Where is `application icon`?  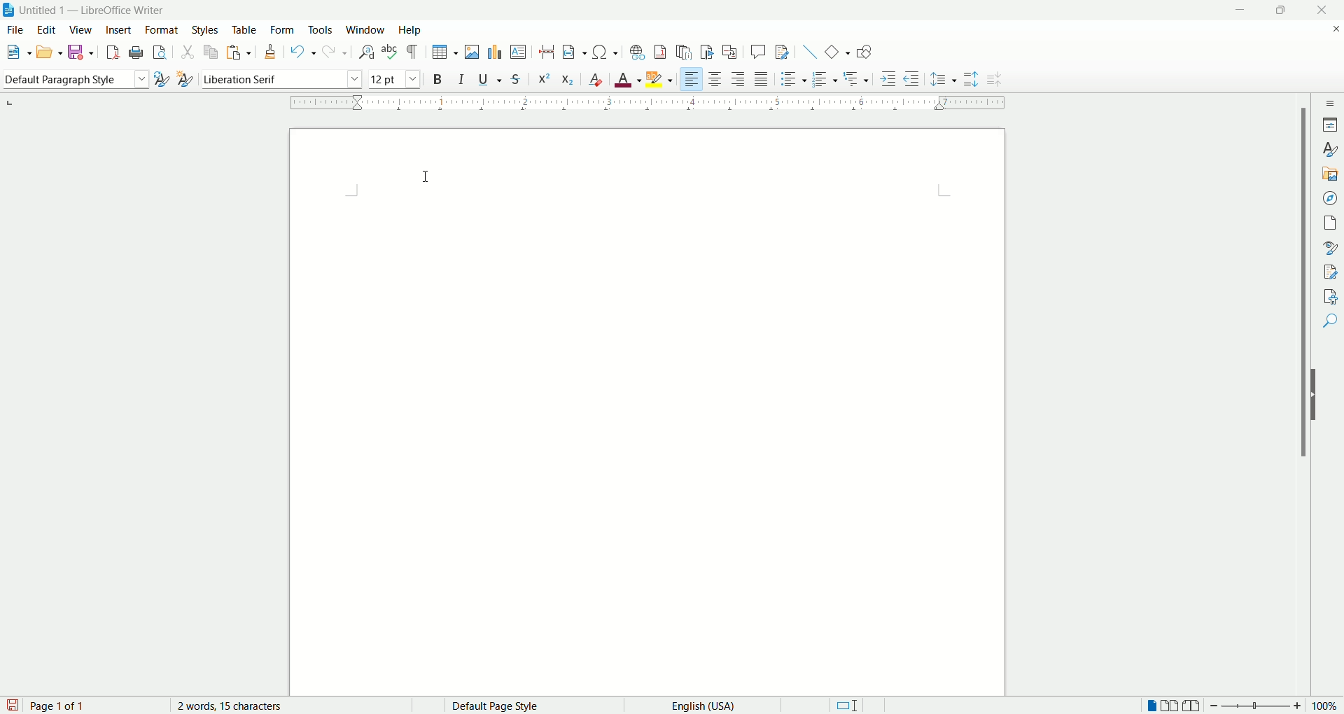 application icon is located at coordinates (10, 10).